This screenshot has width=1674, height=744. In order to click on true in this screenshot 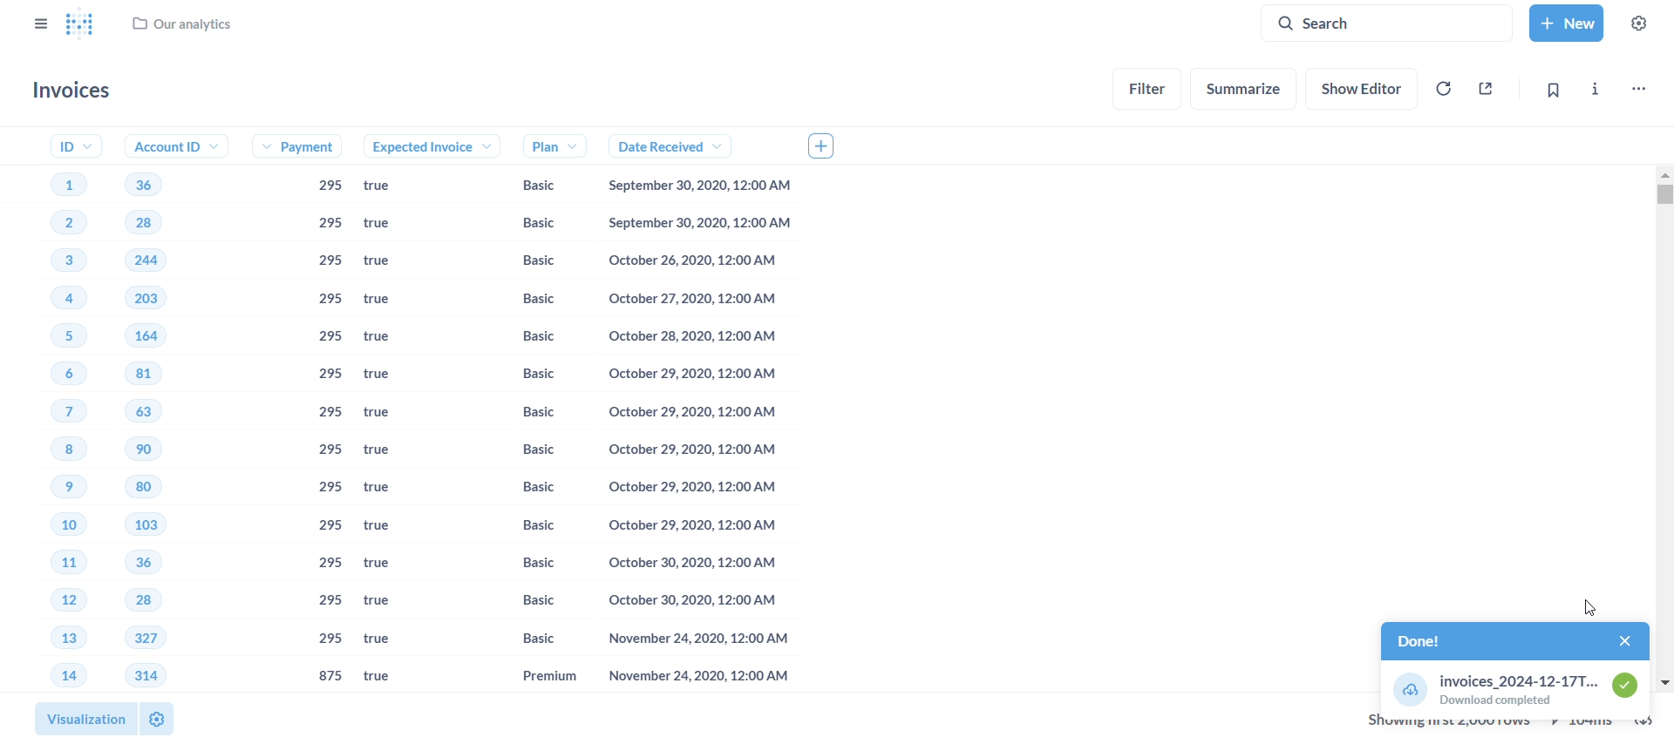, I will do `click(384, 601)`.